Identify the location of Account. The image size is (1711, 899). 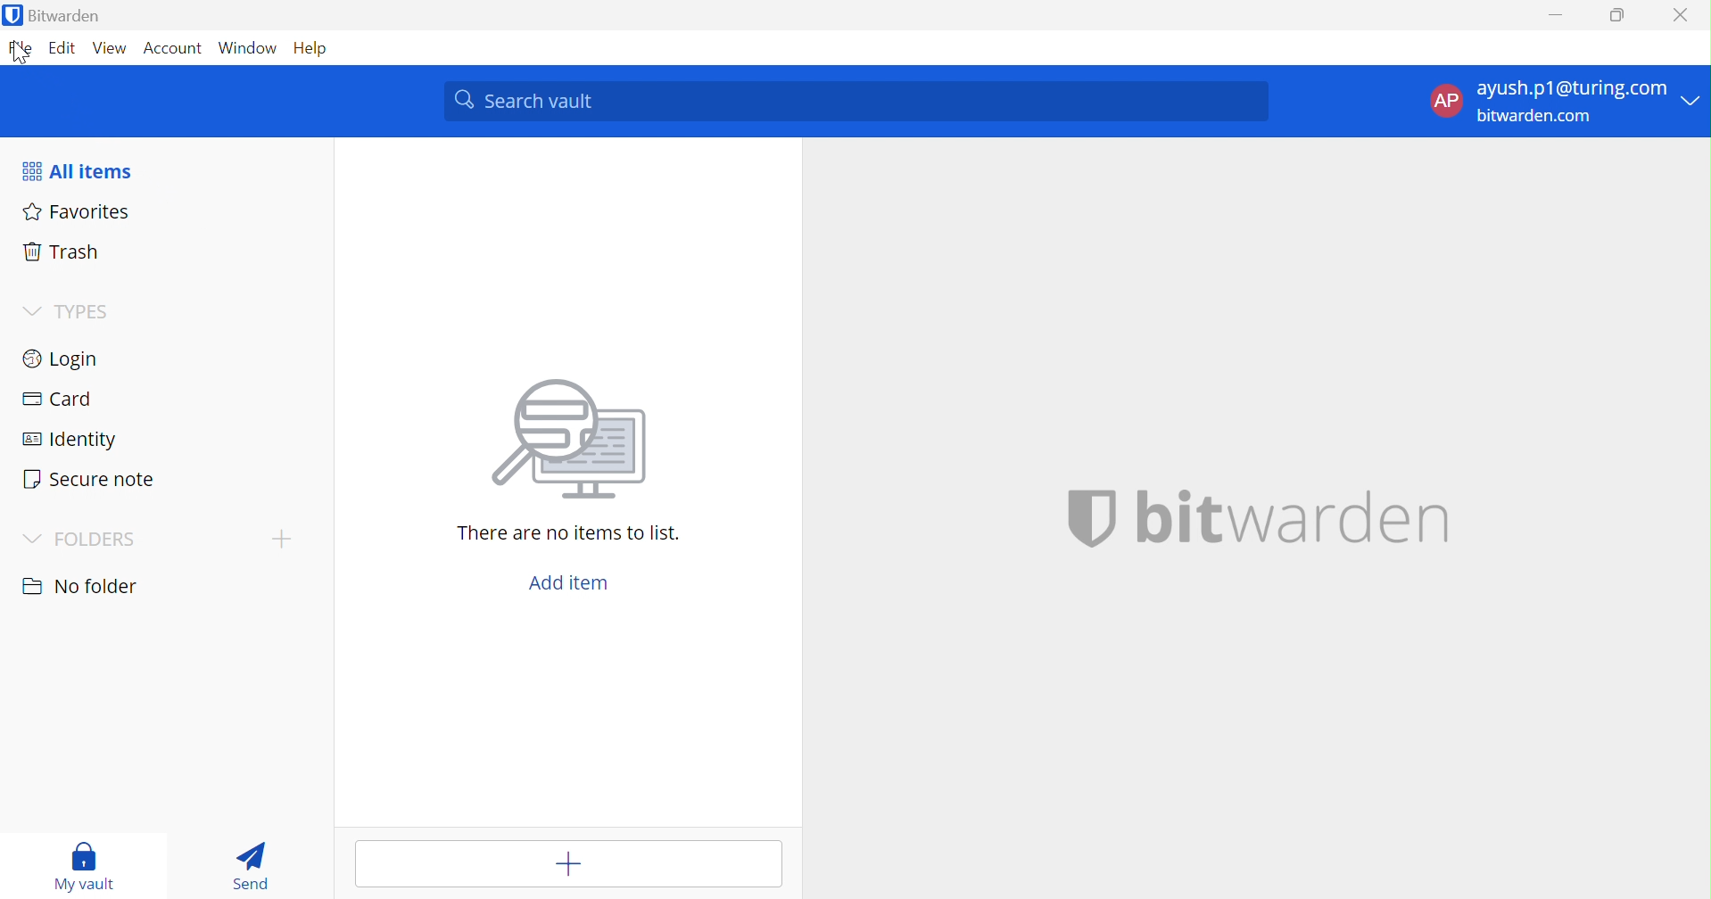
(174, 49).